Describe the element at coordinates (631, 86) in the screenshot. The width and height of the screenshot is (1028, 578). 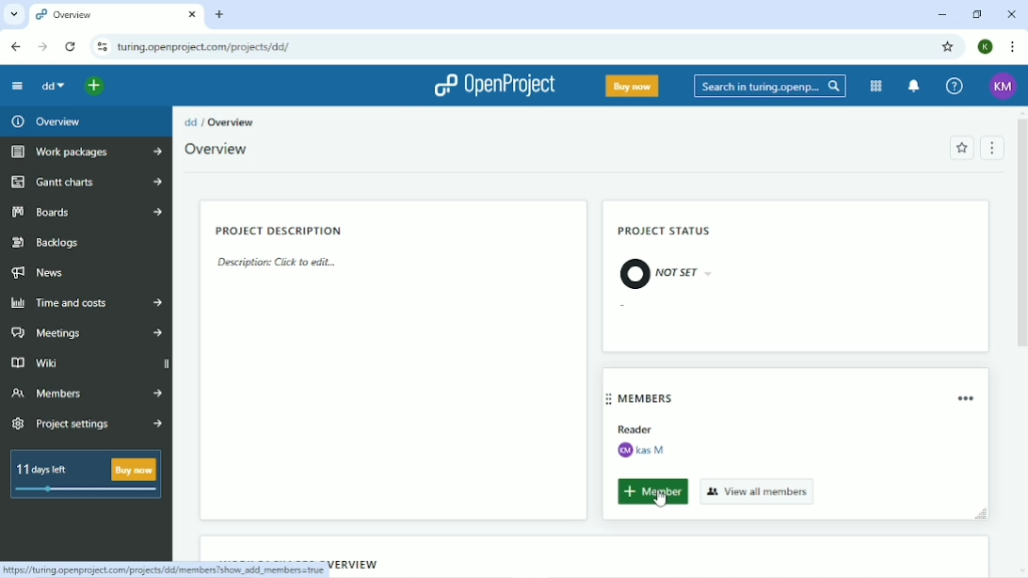
I see `Buy now` at that location.